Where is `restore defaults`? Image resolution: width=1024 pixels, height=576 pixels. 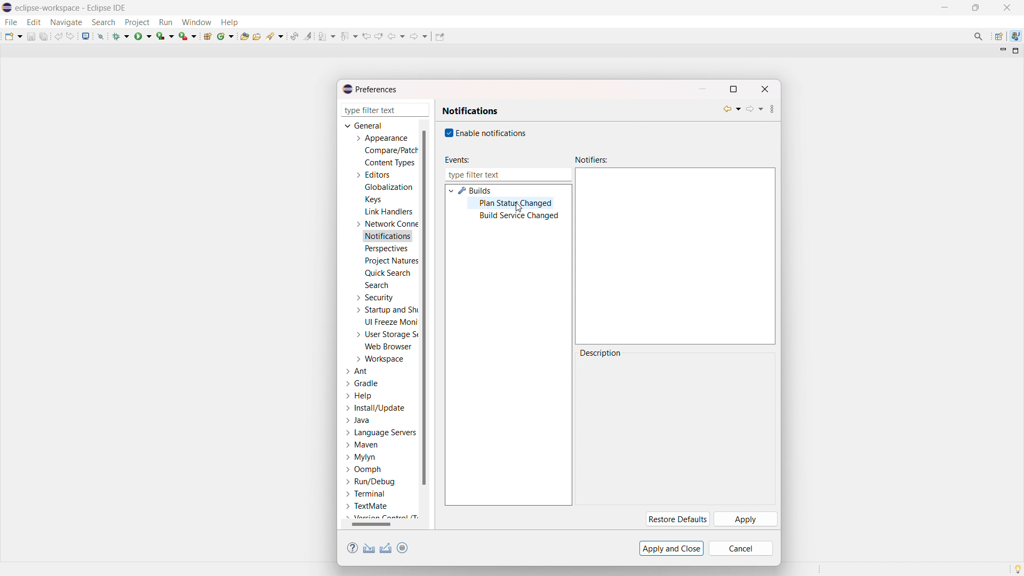 restore defaults is located at coordinates (676, 519).